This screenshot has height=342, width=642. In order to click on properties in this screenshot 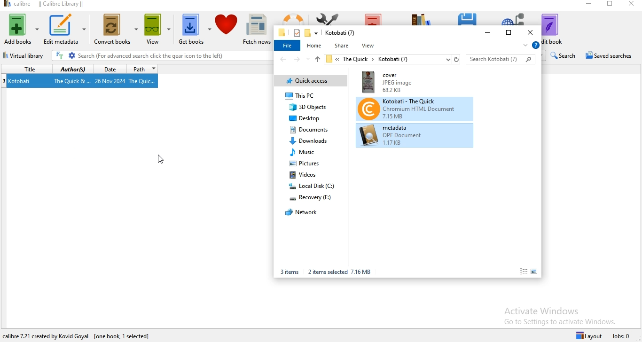, I will do `click(296, 33)`.